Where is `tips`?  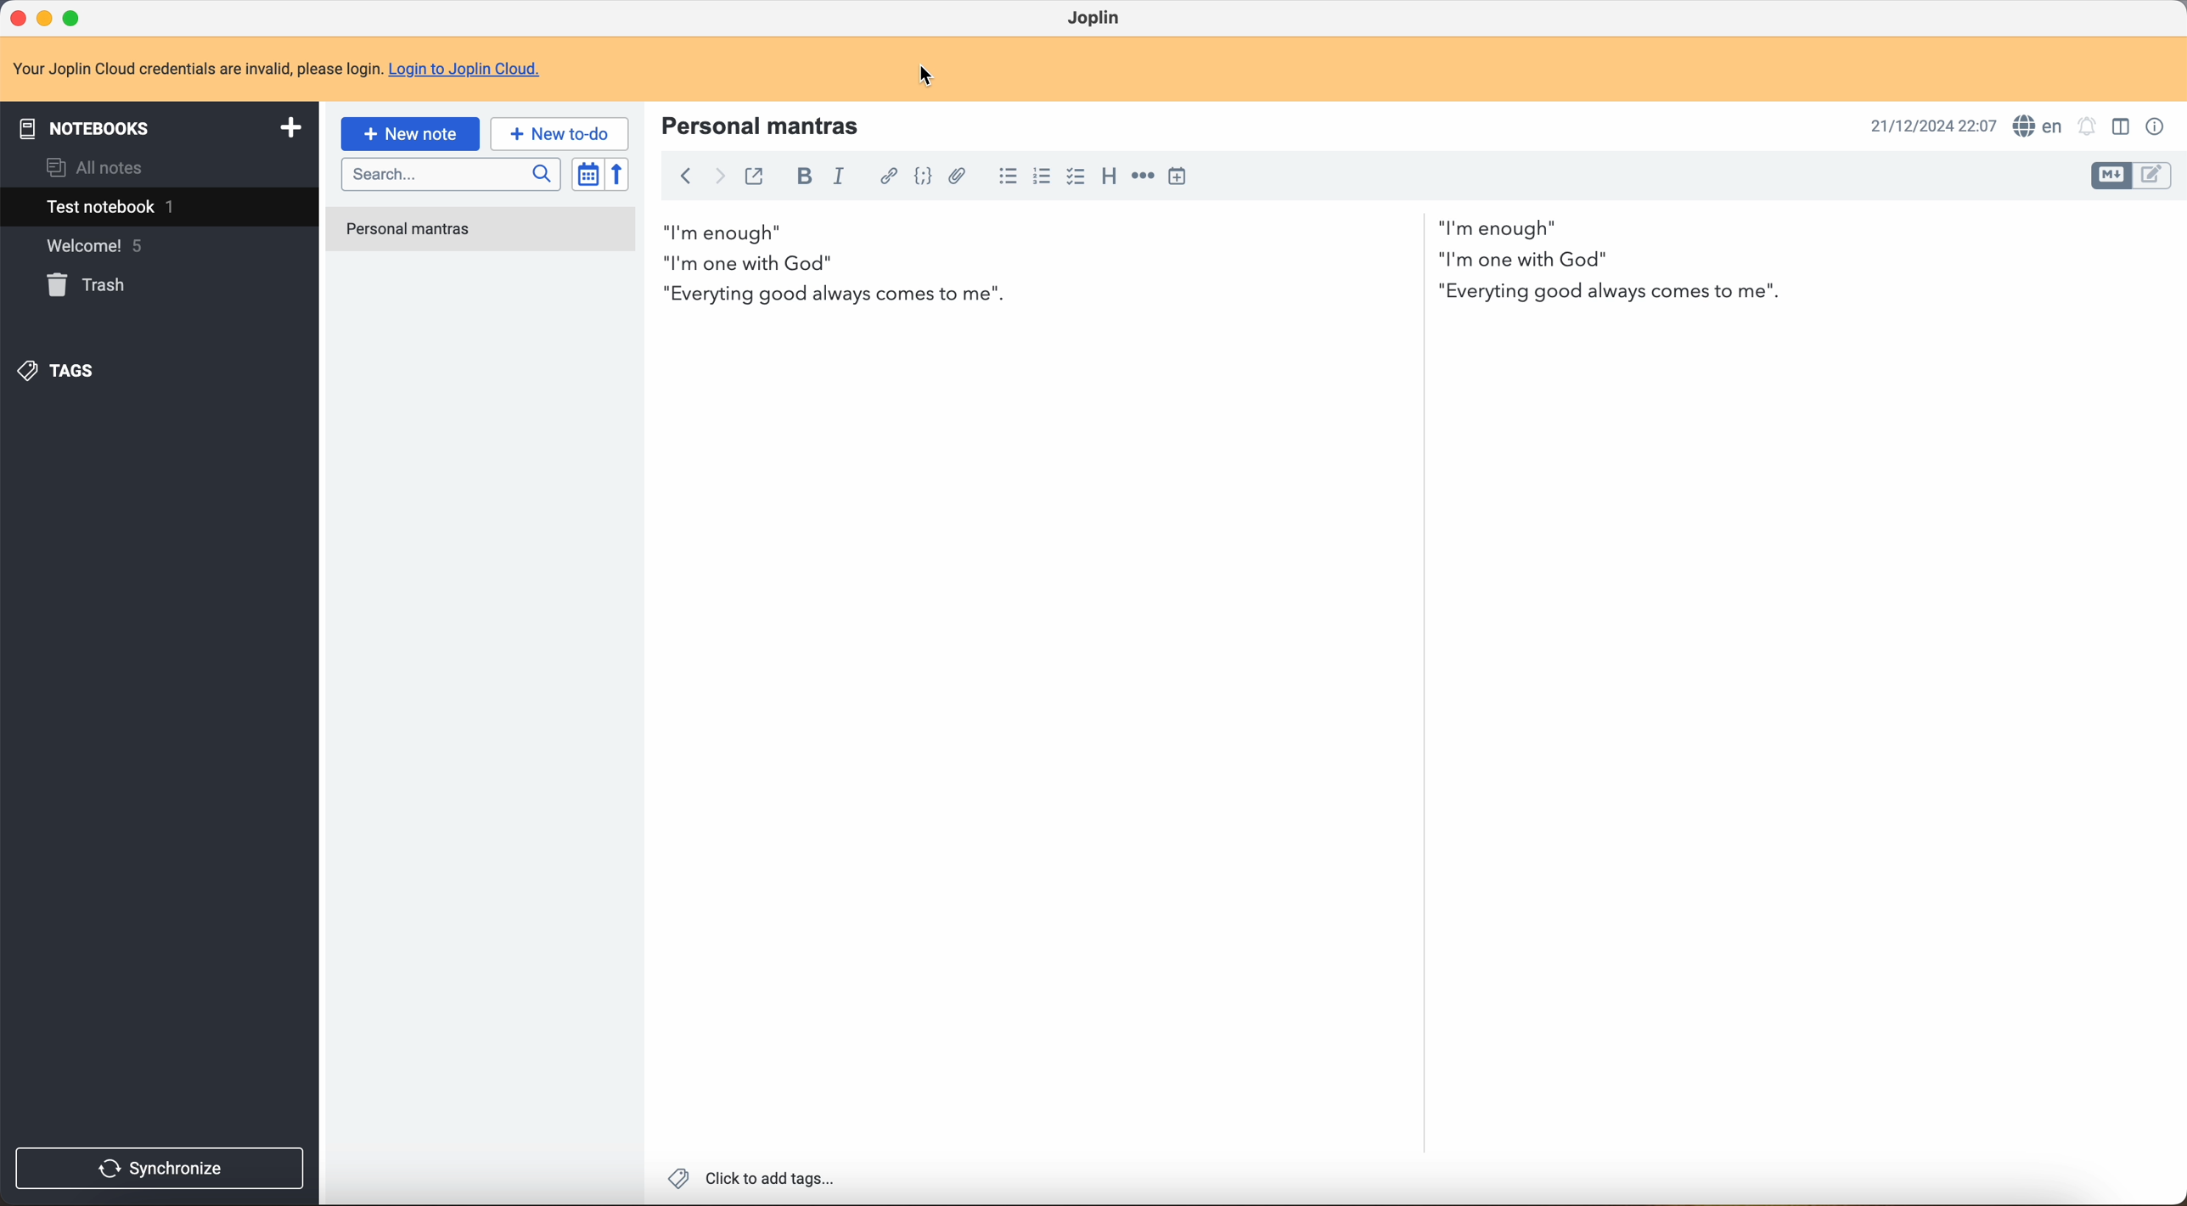 tips is located at coordinates (369, 360).